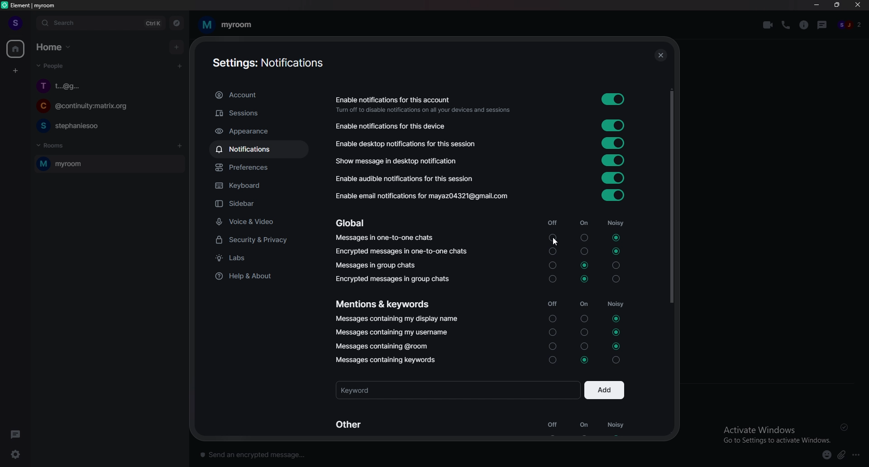 Image resolution: width=869 pixels, height=467 pixels. I want to click on messages containing keywords, so click(384, 360).